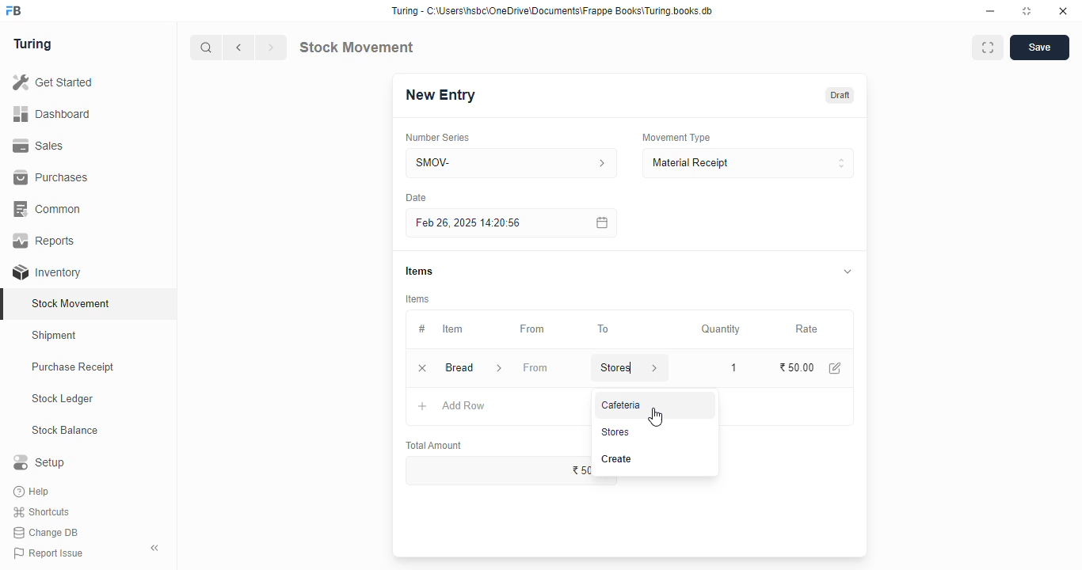 The image size is (1082, 570). Describe the element at coordinates (73, 367) in the screenshot. I see `purchase receipt` at that location.